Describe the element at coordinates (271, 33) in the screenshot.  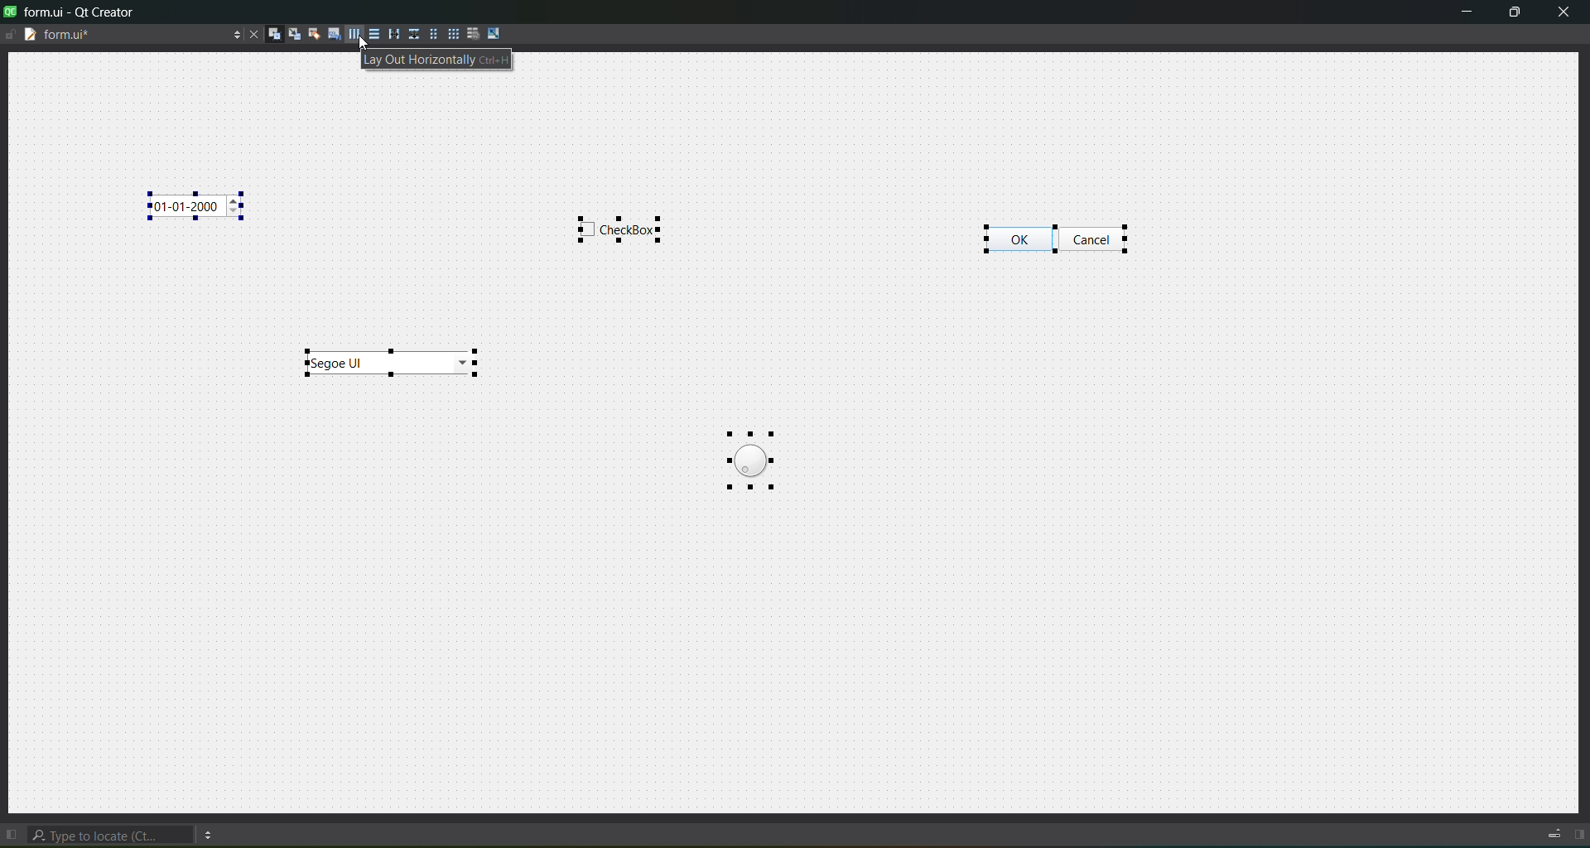
I see `widgets` at that location.